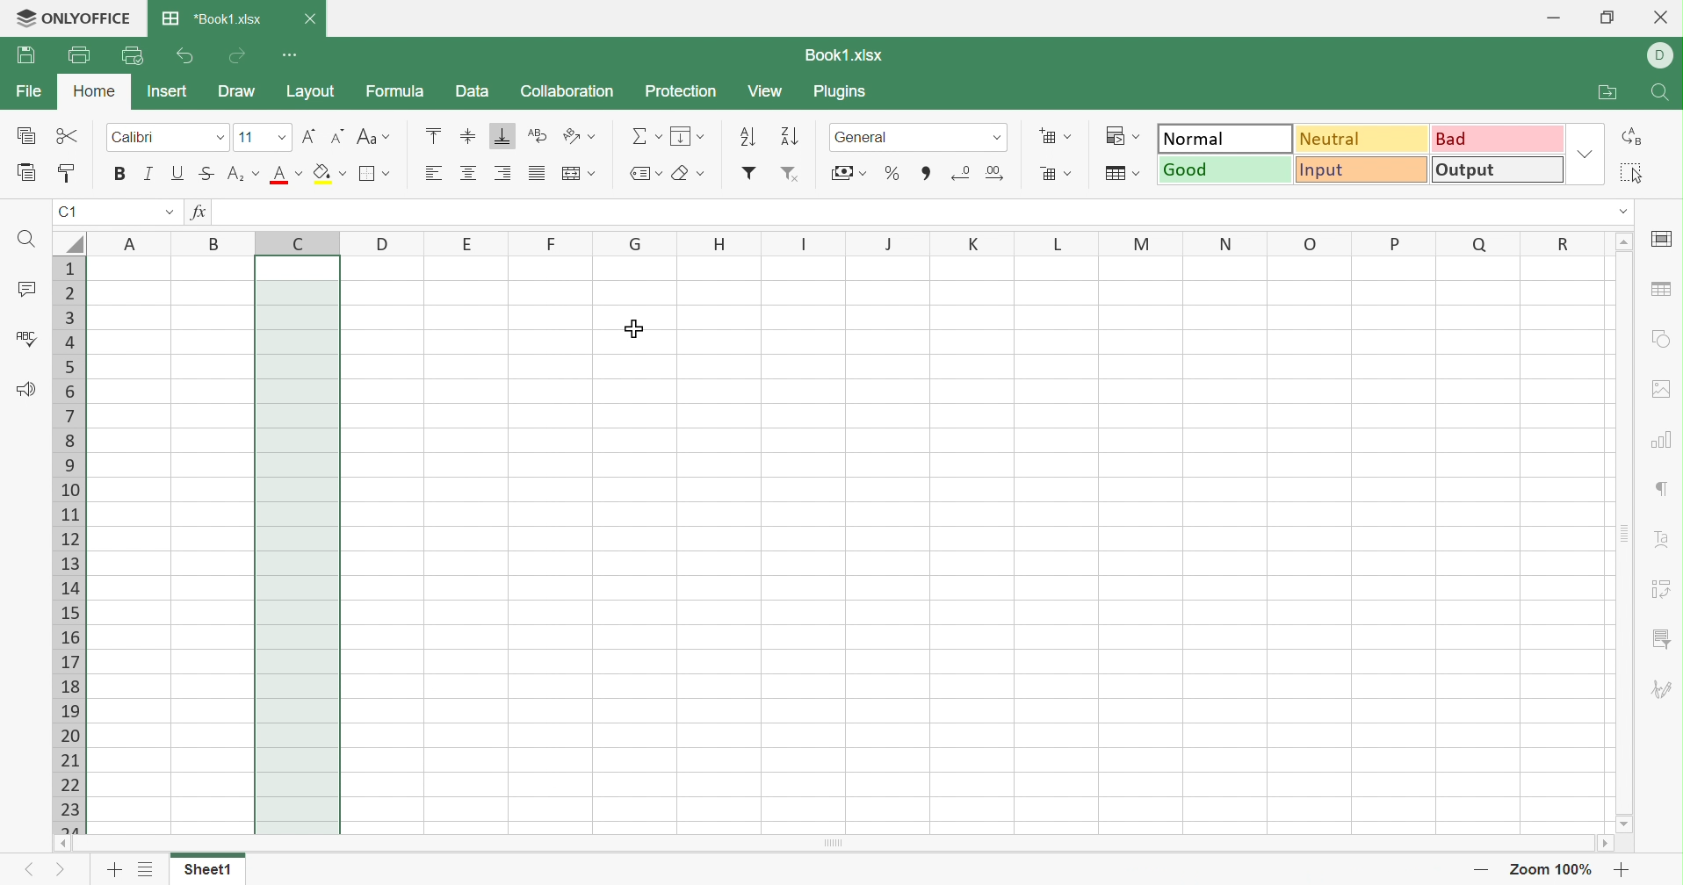 The width and height of the screenshot is (1683, 885). I want to click on Drop Down, so click(995, 138).